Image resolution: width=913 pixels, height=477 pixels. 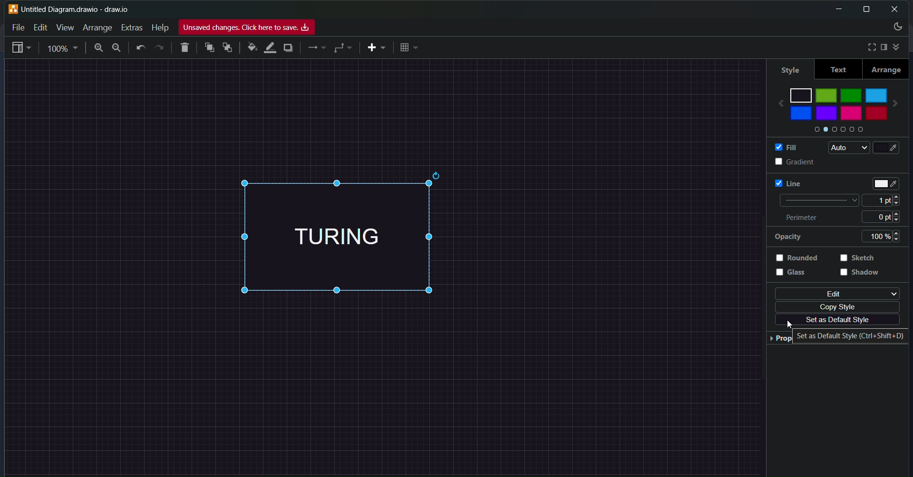 What do you see at coordinates (861, 258) in the screenshot?
I see `sketch` at bounding box center [861, 258].